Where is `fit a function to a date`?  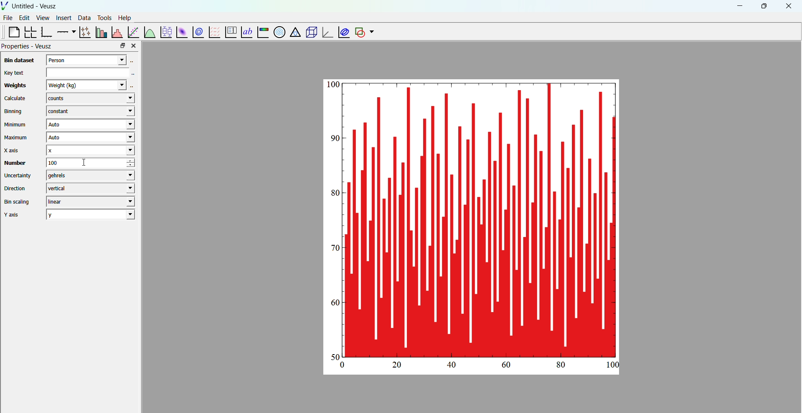
fit a function to a date is located at coordinates (133, 32).